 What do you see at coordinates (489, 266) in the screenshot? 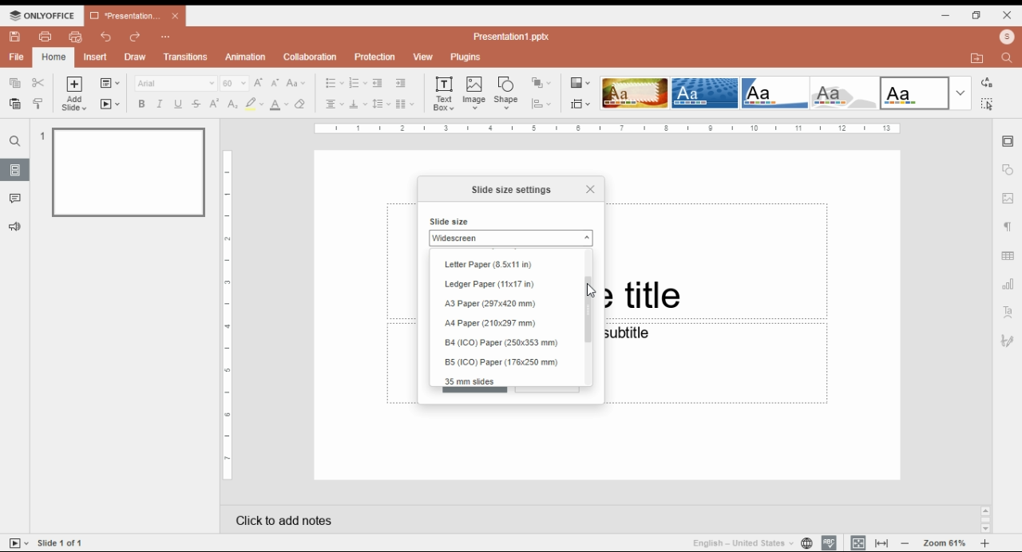
I see `Letter Paper (8.5x11 in)` at bounding box center [489, 266].